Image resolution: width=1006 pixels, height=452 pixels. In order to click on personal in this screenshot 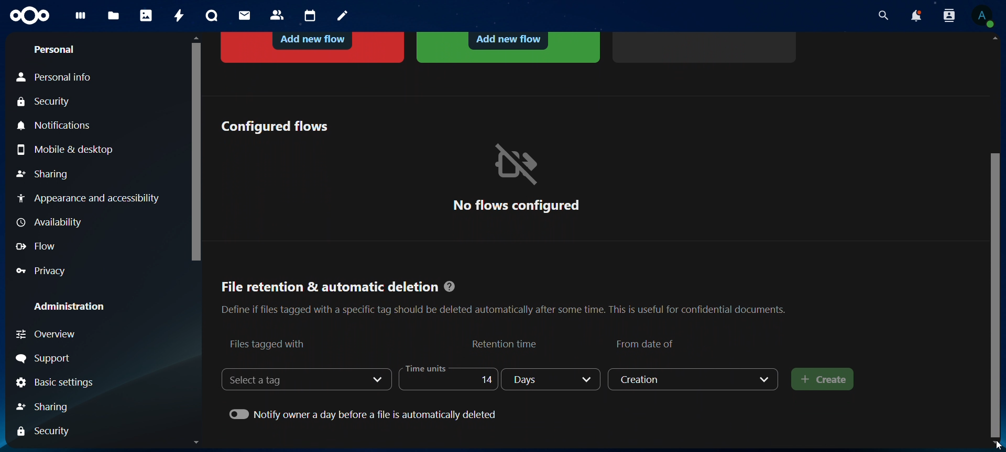, I will do `click(53, 50)`.